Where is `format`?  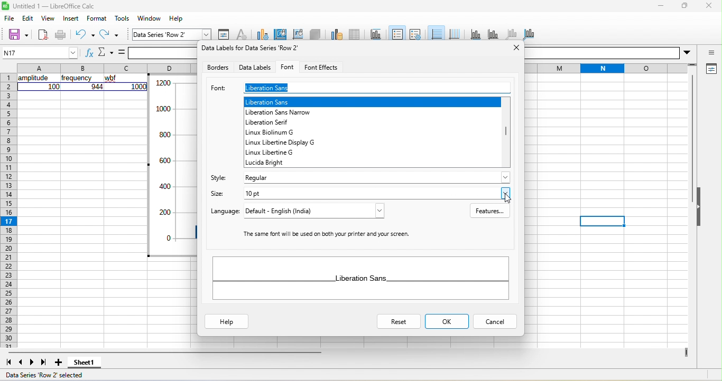
format is located at coordinates (96, 18).